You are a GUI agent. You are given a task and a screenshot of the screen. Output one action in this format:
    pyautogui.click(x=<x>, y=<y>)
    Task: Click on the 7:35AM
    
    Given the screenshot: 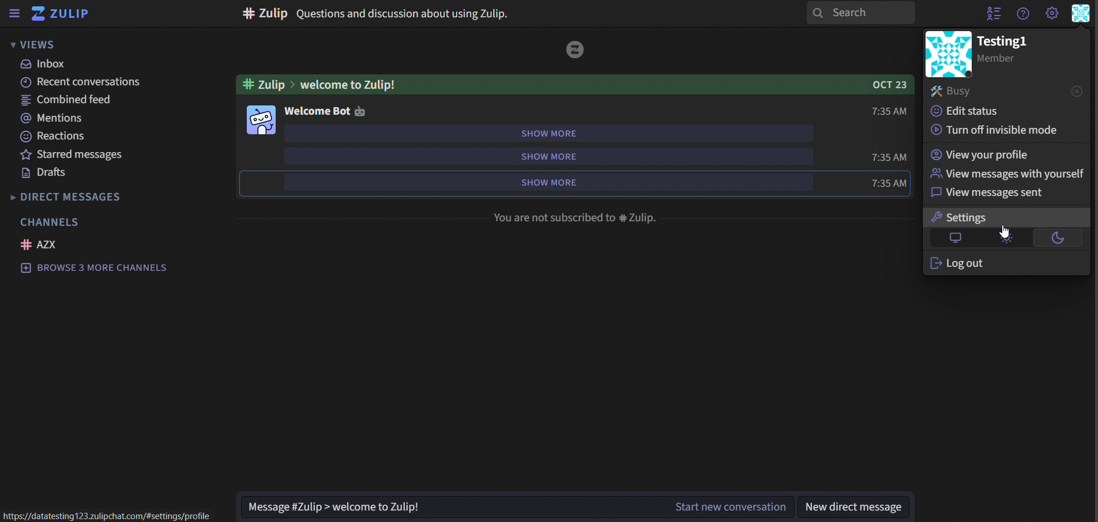 What is the action you would take?
    pyautogui.click(x=886, y=111)
    